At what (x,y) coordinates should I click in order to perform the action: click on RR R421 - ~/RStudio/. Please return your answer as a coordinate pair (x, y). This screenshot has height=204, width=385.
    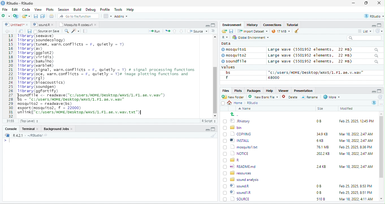
    Looking at the image, I should click on (25, 136).